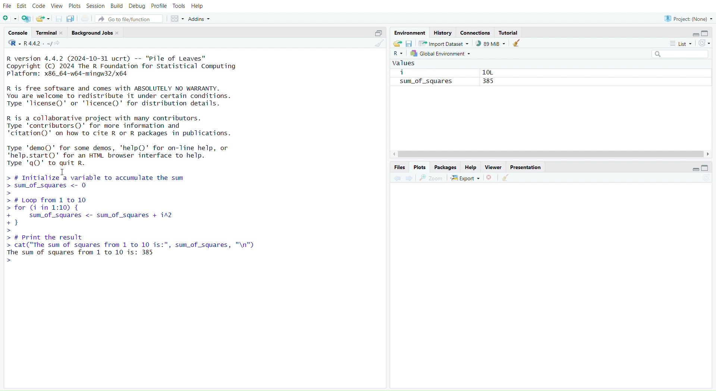 The height and width of the screenshot is (391, 716). What do you see at coordinates (421, 167) in the screenshot?
I see `plots` at bounding box center [421, 167].